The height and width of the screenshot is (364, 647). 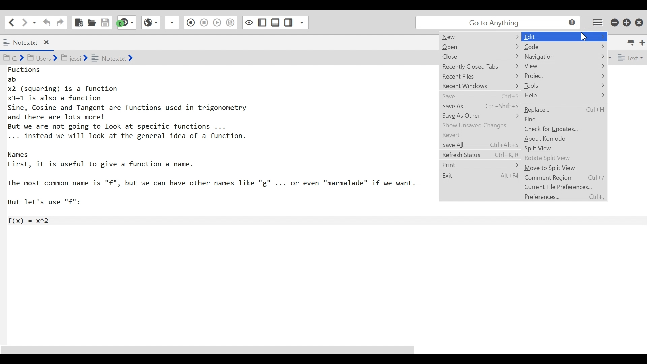 What do you see at coordinates (461, 85) in the screenshot?
I see `recent windows` at bounding box center [461, 85].